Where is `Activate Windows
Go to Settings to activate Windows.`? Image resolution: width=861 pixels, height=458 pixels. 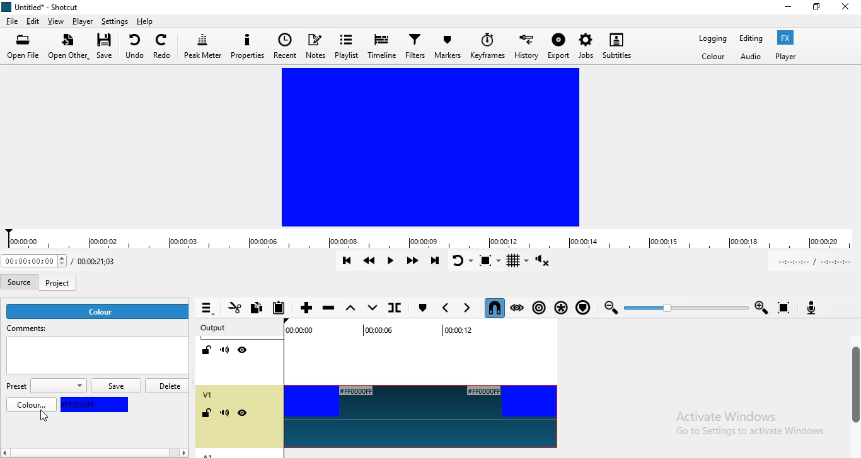
Activate Windows
Go to Settings to activate Windows. is located at coordinates (749, 426).